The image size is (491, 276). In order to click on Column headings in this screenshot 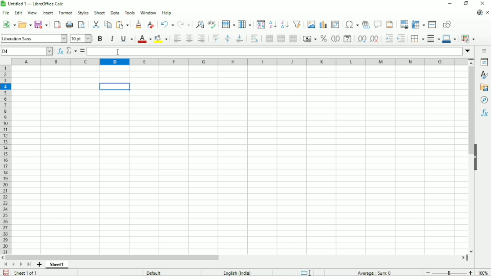, I will do `click(238, 62)`.